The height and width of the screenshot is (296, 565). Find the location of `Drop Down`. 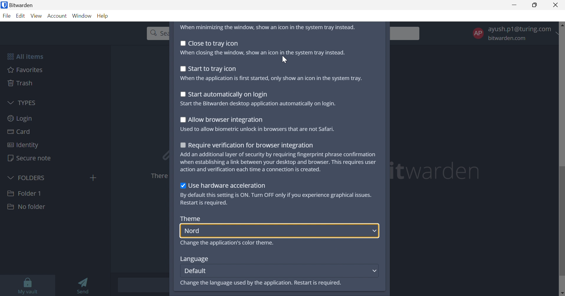

Drop Down is located at coordinates (10, 102).